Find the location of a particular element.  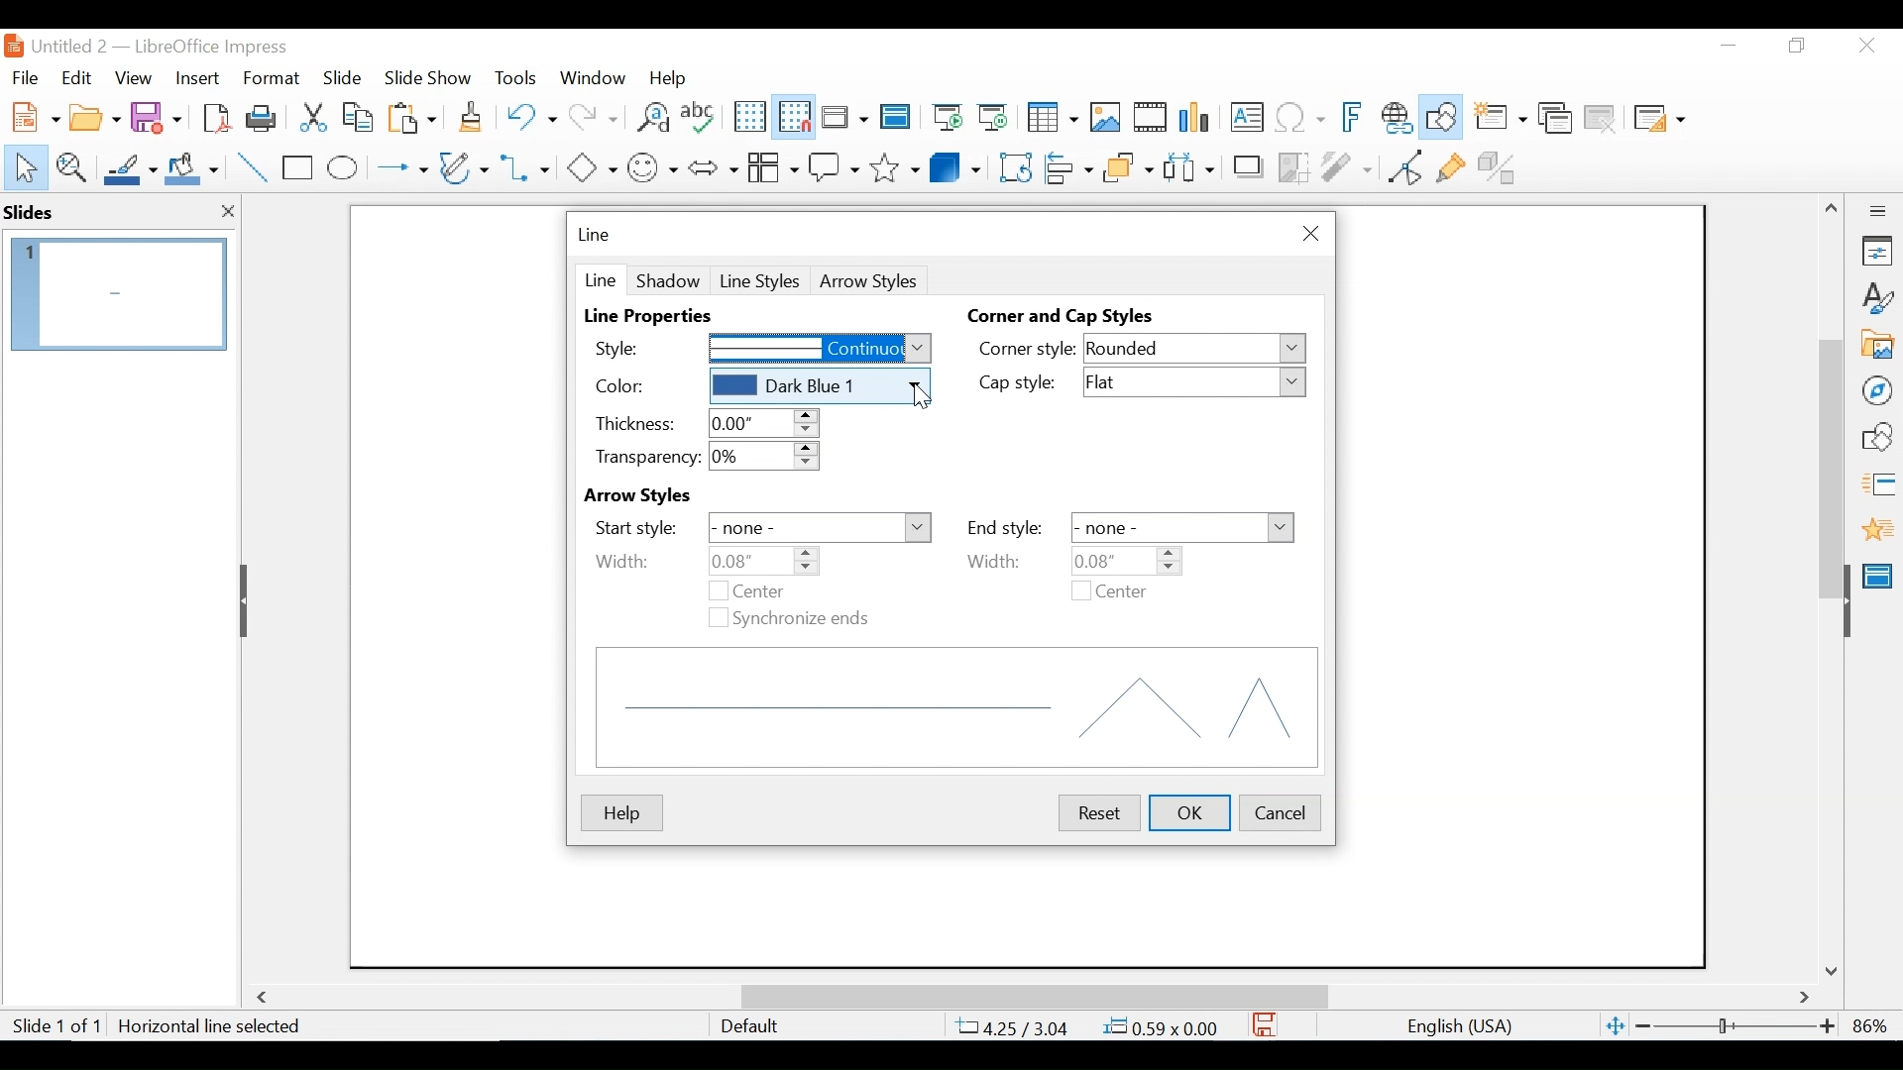

Cut is located at coordinates (311, 117).